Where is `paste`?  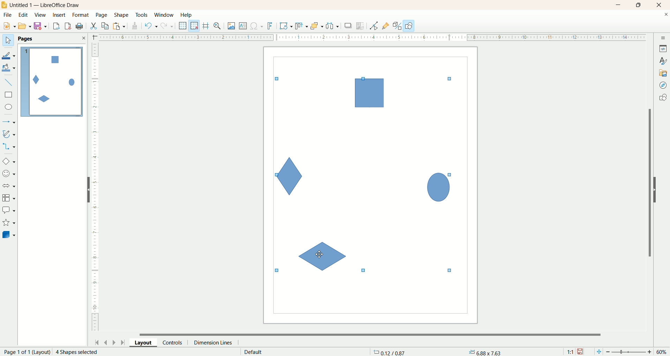 paste is located at coordinates (120, 25).